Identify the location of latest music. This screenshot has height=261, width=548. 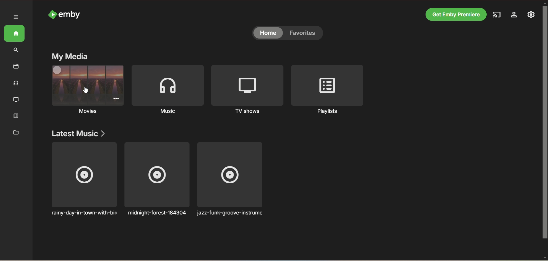
(79, 134).